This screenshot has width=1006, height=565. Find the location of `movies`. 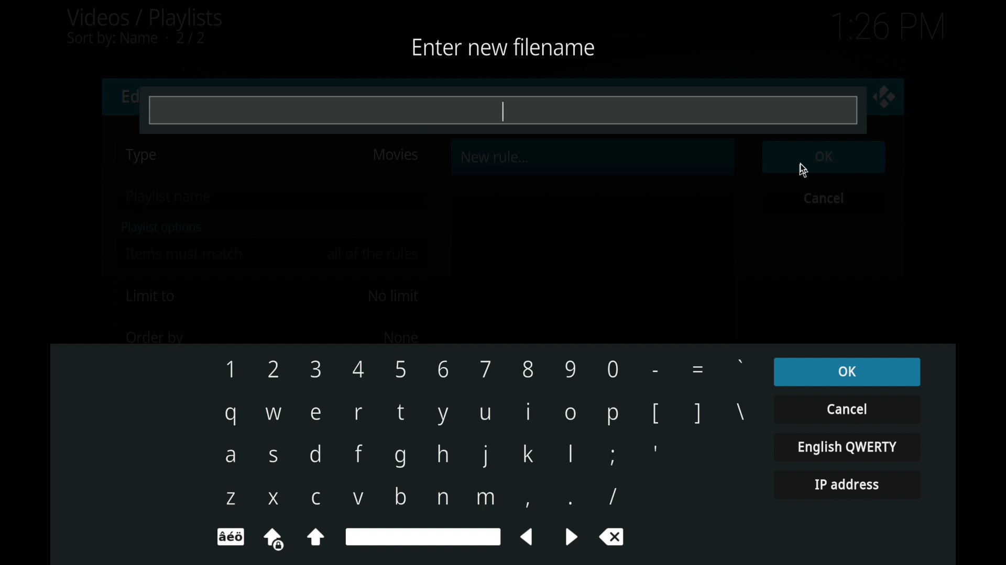

movies is located at coordinates (395, 155).